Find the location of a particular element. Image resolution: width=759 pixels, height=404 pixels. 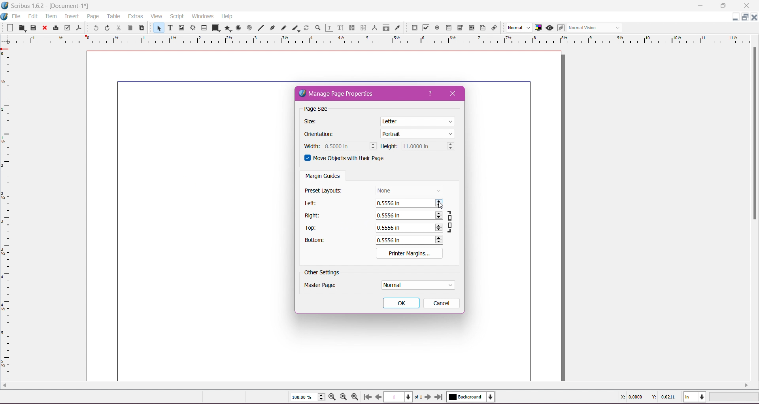

Close is located at coordinates (44, 28).